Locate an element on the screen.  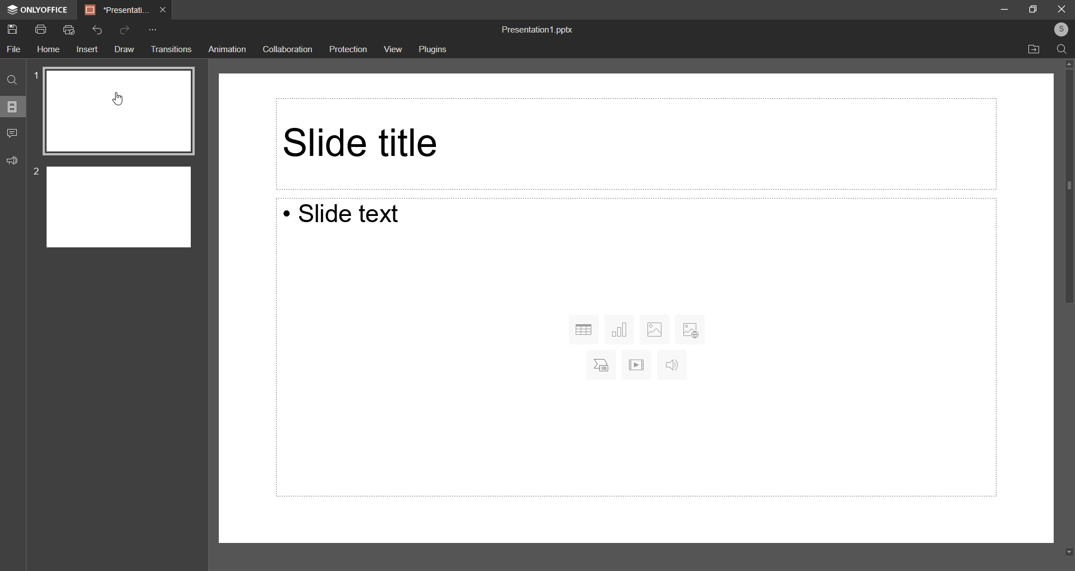
Comment is located at coordinates (12, 134).